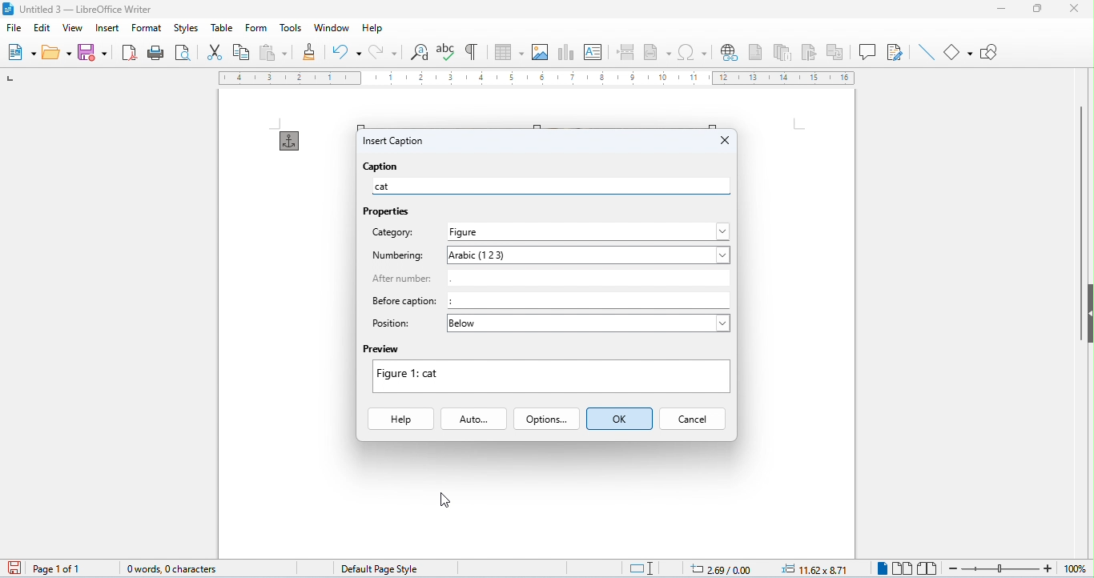 The height and width of the screenshot is (578, 1094). Describe the element at coordinates (594, 53) in the screenshot. I see `insert text box` at that location.